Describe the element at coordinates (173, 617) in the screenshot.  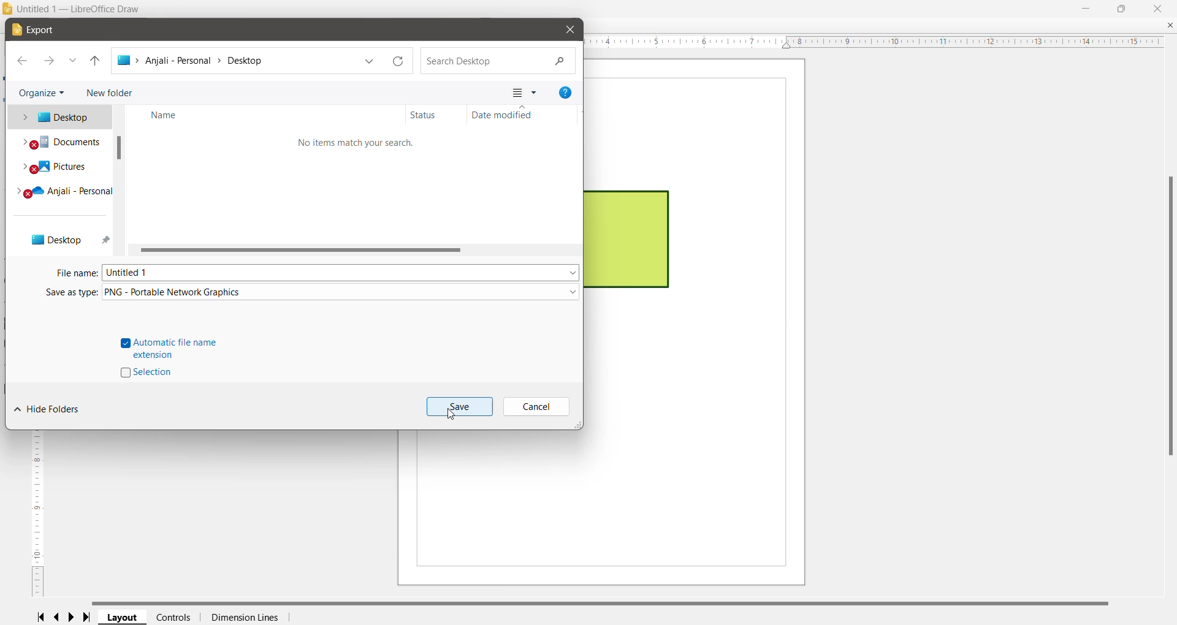
I see `Controls` at that location.